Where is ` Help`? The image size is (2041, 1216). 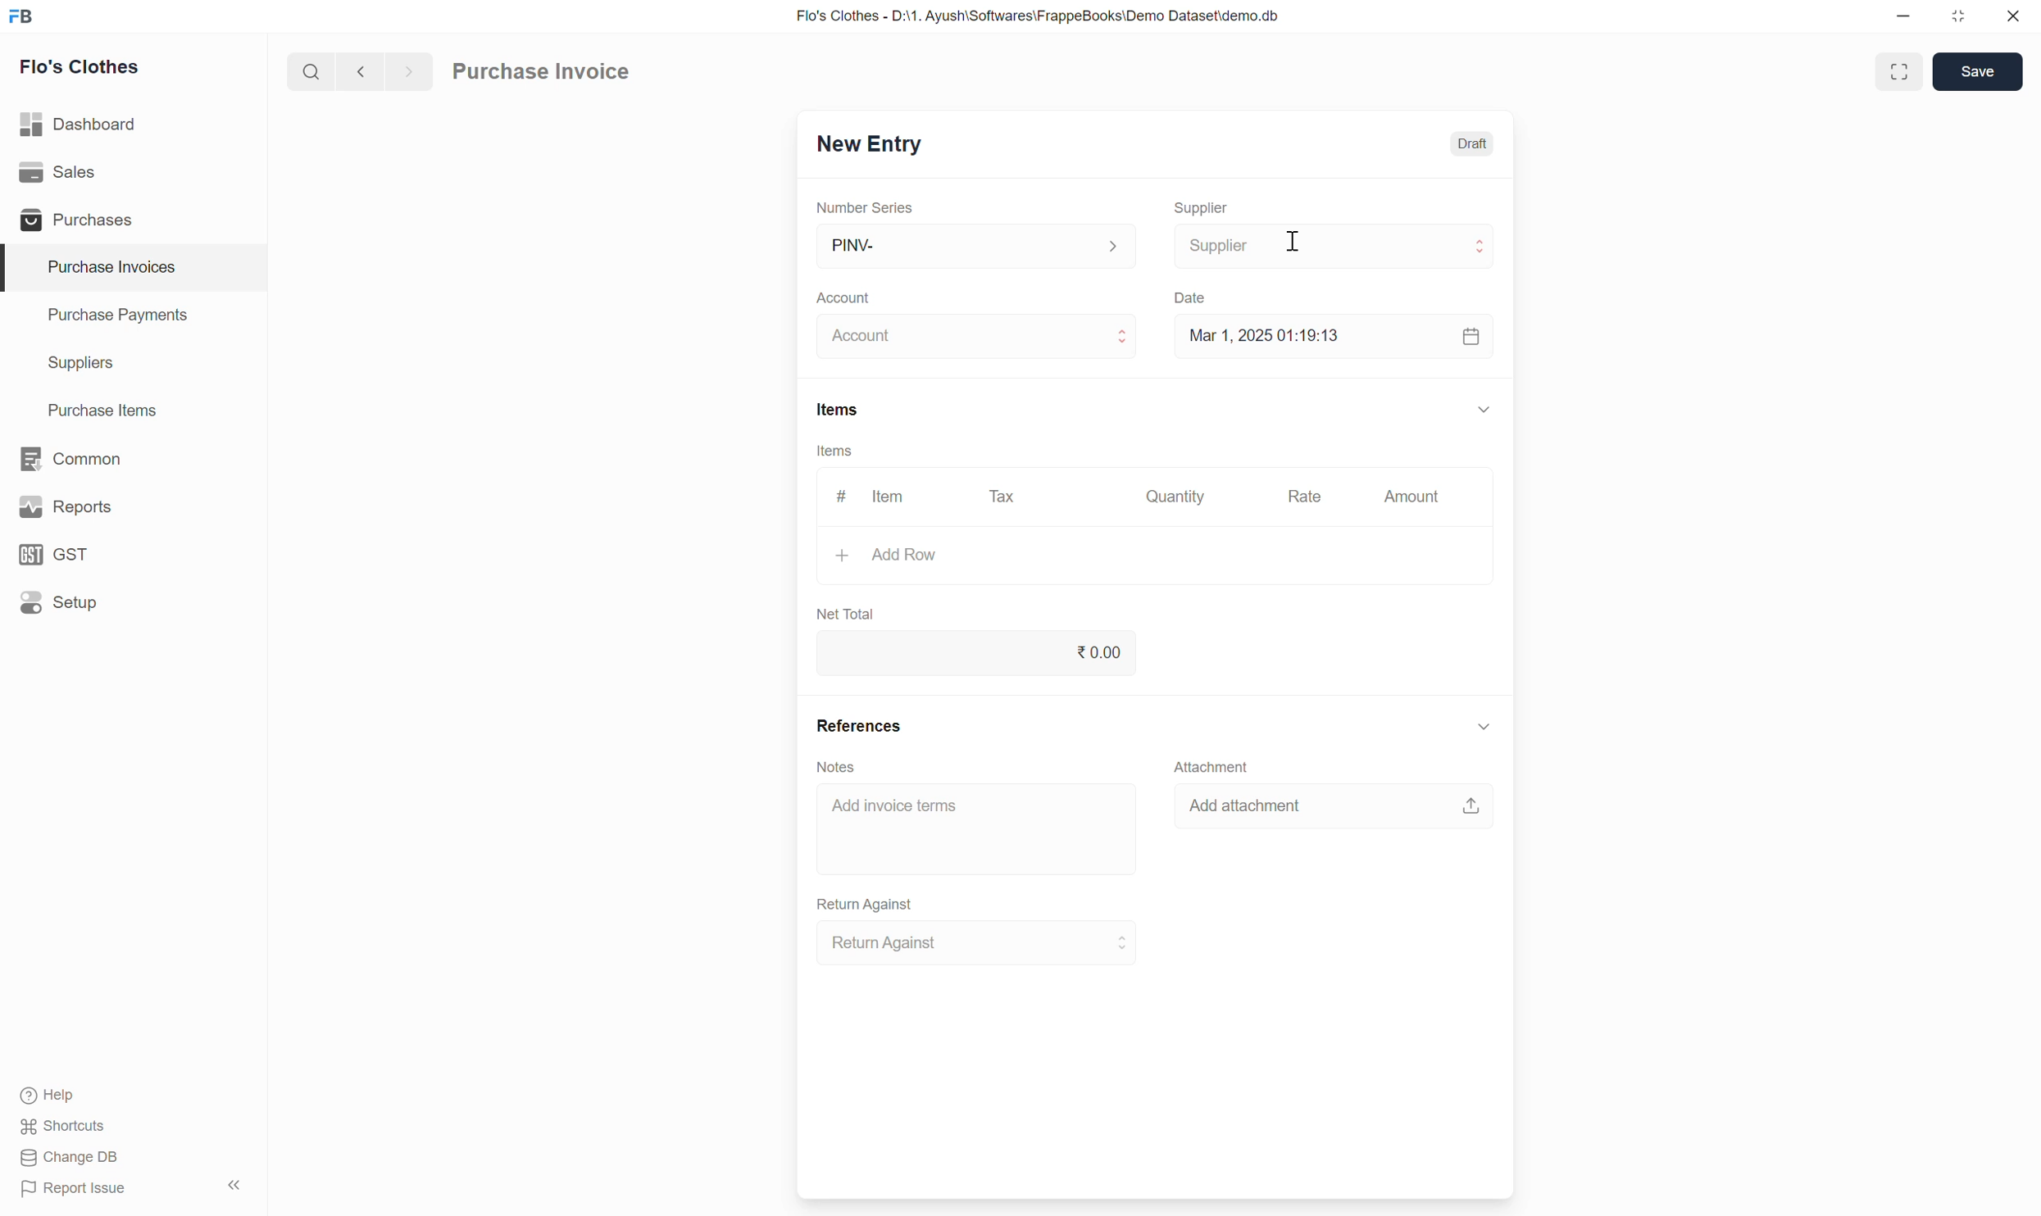
 Help is located at coordinates (66, 1097).